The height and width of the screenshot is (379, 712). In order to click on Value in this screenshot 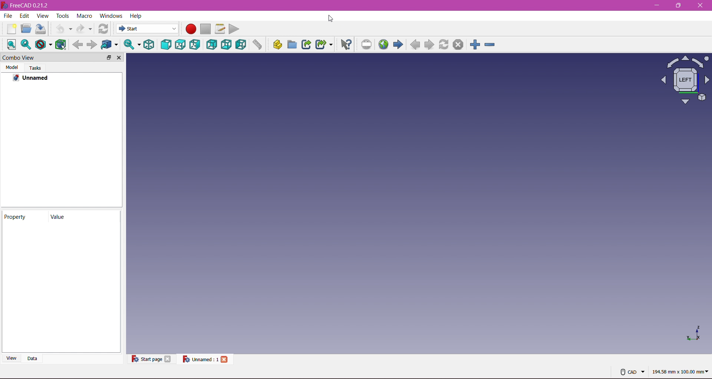, I will do `click(67, 216)`.